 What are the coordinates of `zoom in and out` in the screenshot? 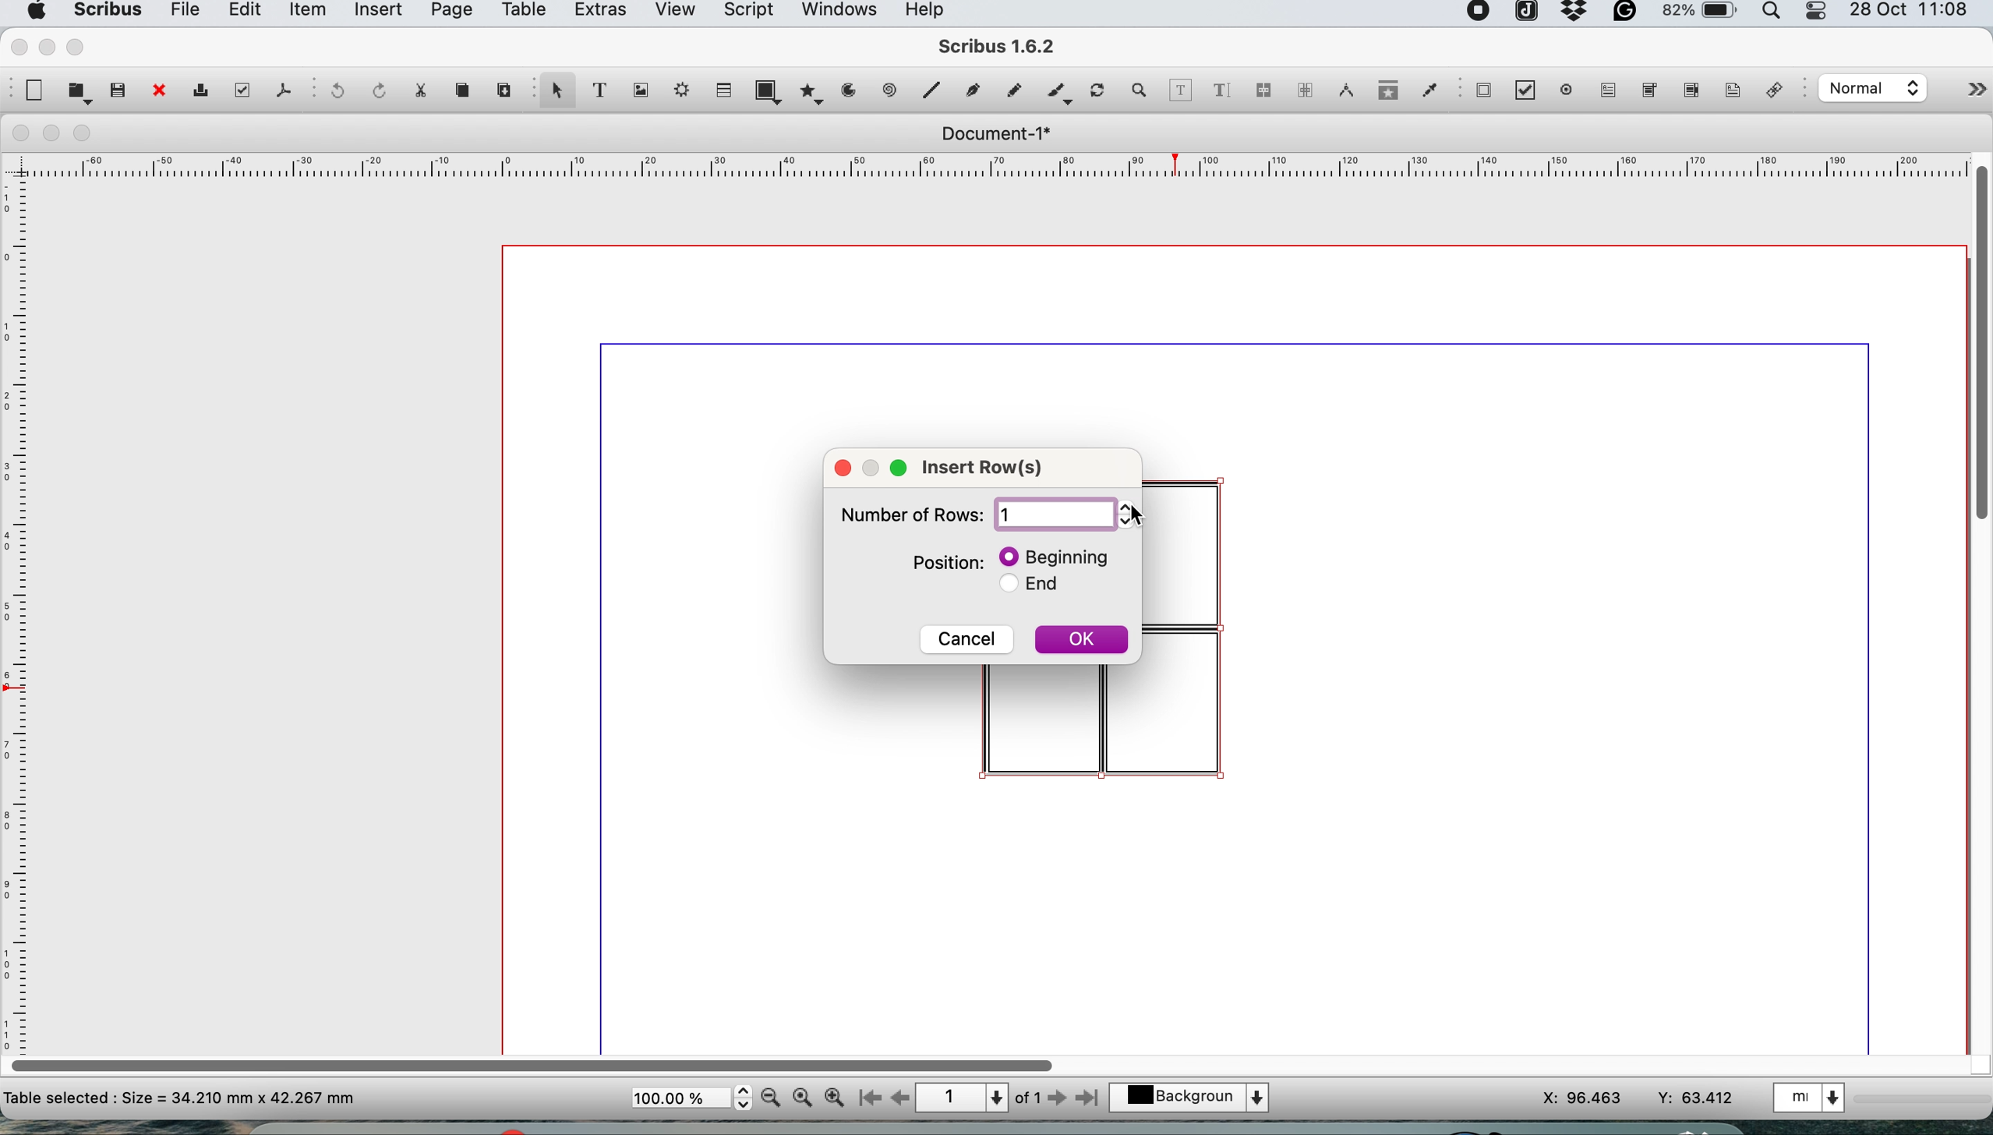 It's located at (1140, 90).